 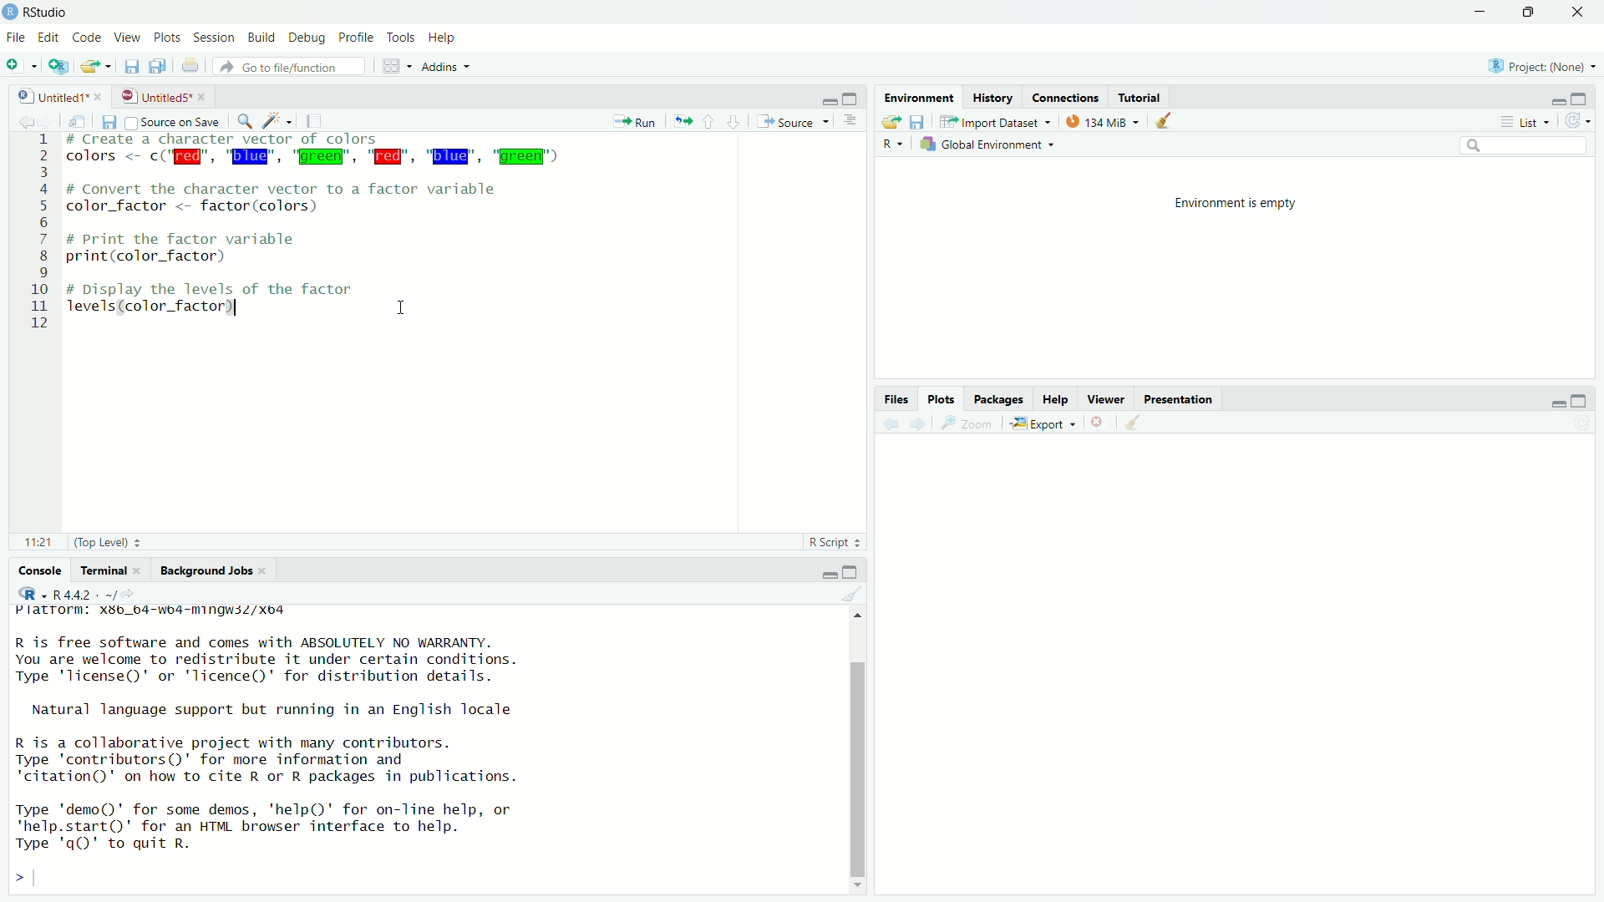 I want to click on close, so click(x=99, y=97).